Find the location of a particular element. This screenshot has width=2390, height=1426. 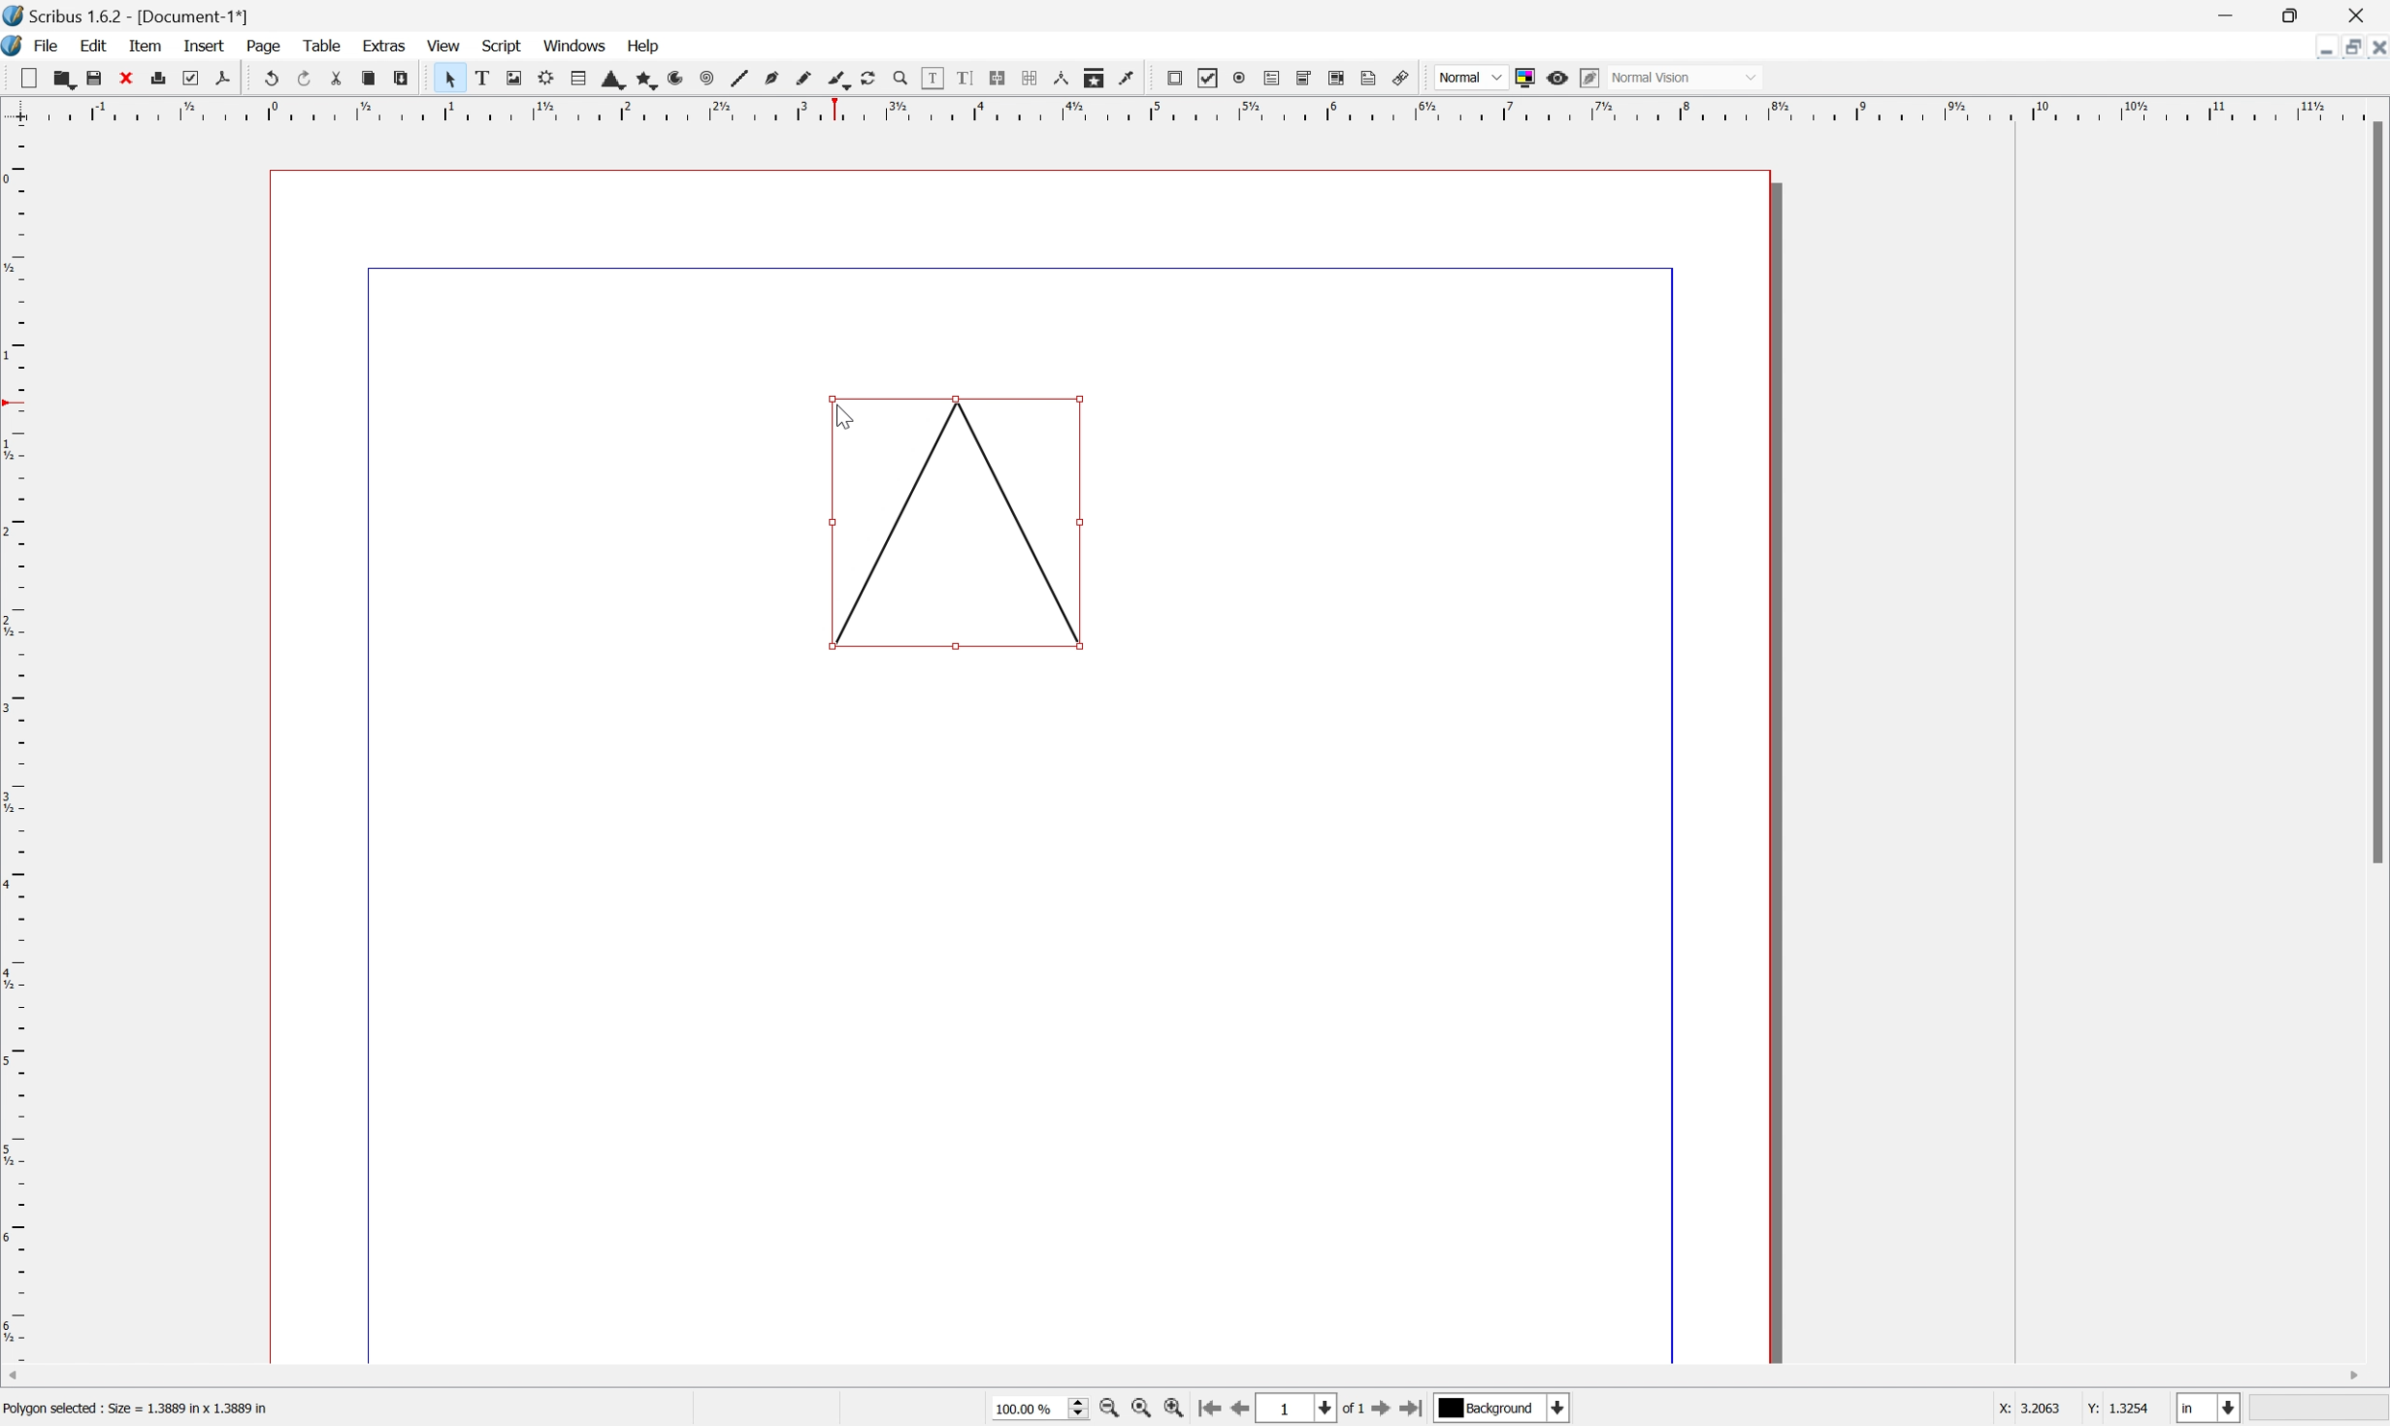

Edit text with story editor is located at coordinates (958, 80).